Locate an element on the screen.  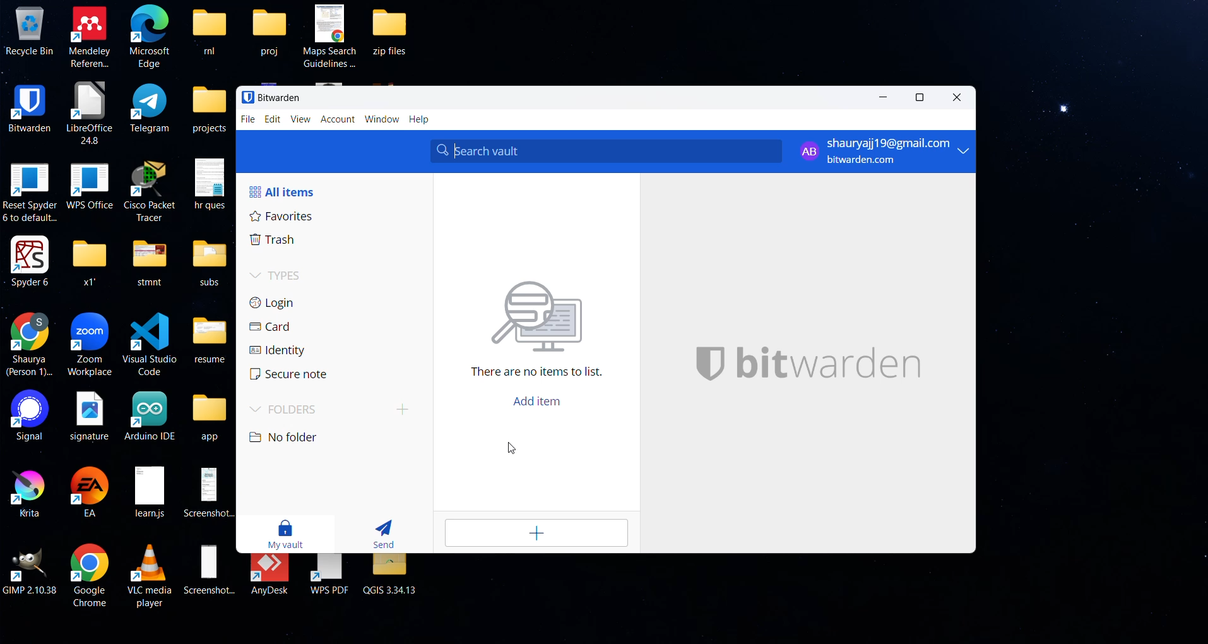
close is located at coordinates (953, 100).